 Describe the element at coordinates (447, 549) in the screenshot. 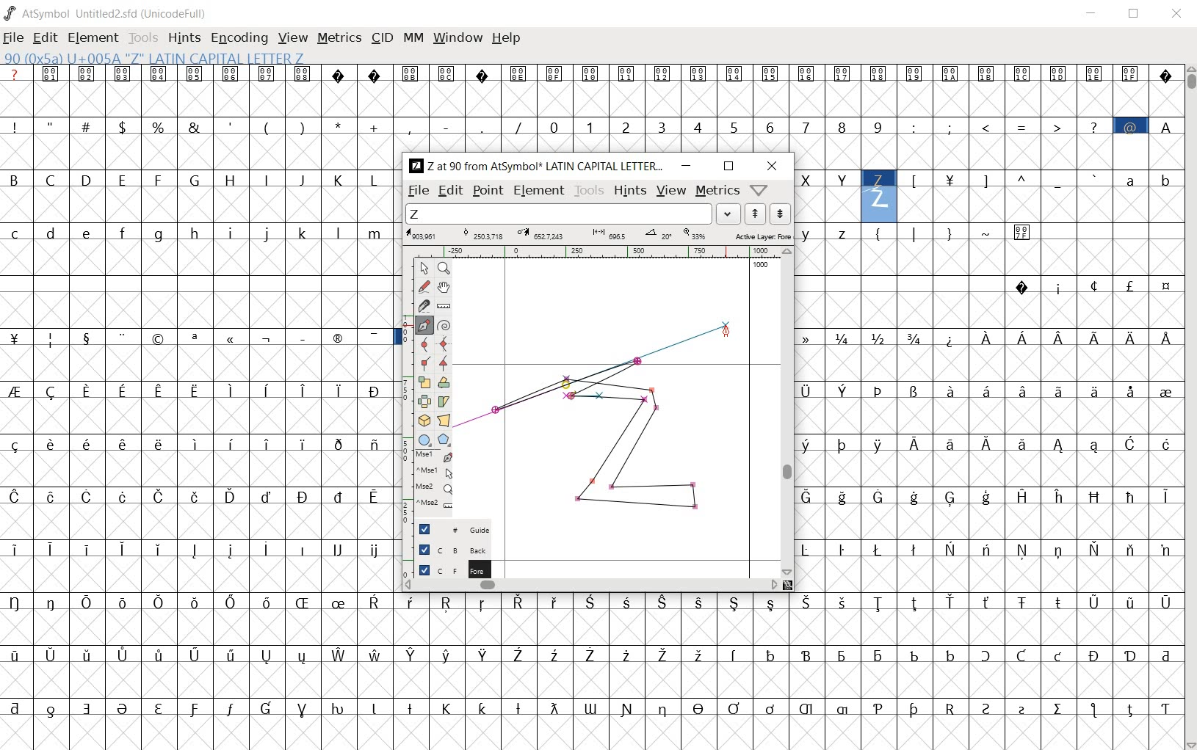

I see `Background` at that location.